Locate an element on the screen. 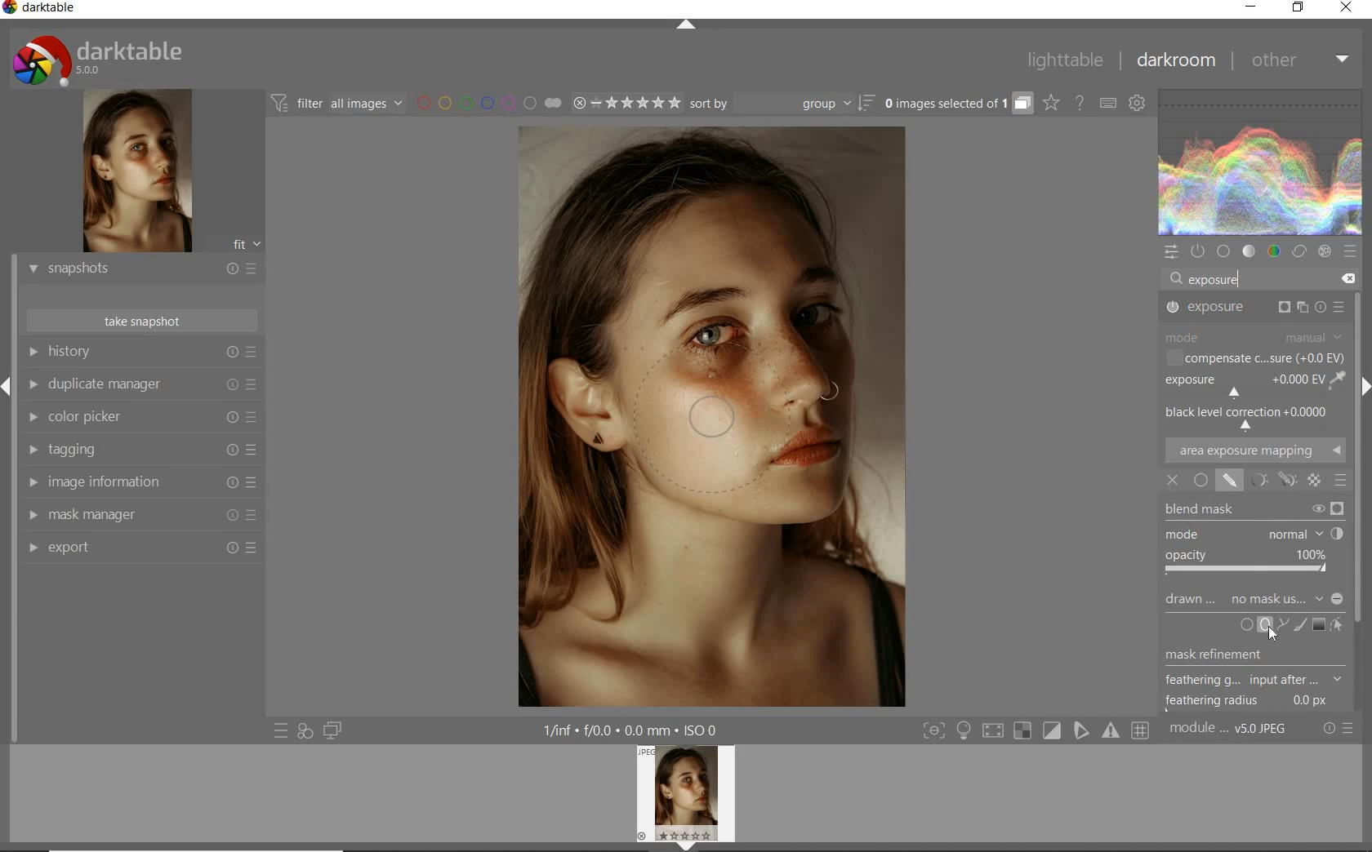 Image resolution: width=1372 pixels, height=852 pixels. color picker is located at coordinates (140, 418).